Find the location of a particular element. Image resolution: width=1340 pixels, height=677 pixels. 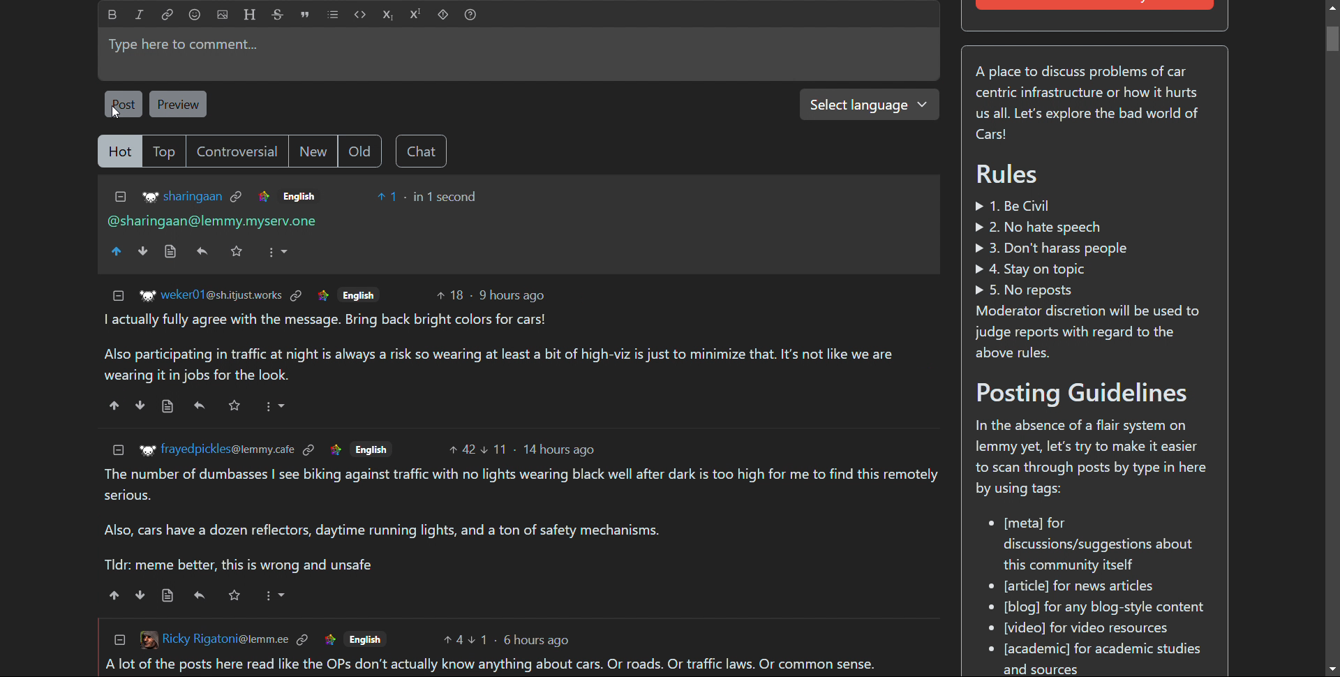

14 hours ago is located at coordinates (563, 449).